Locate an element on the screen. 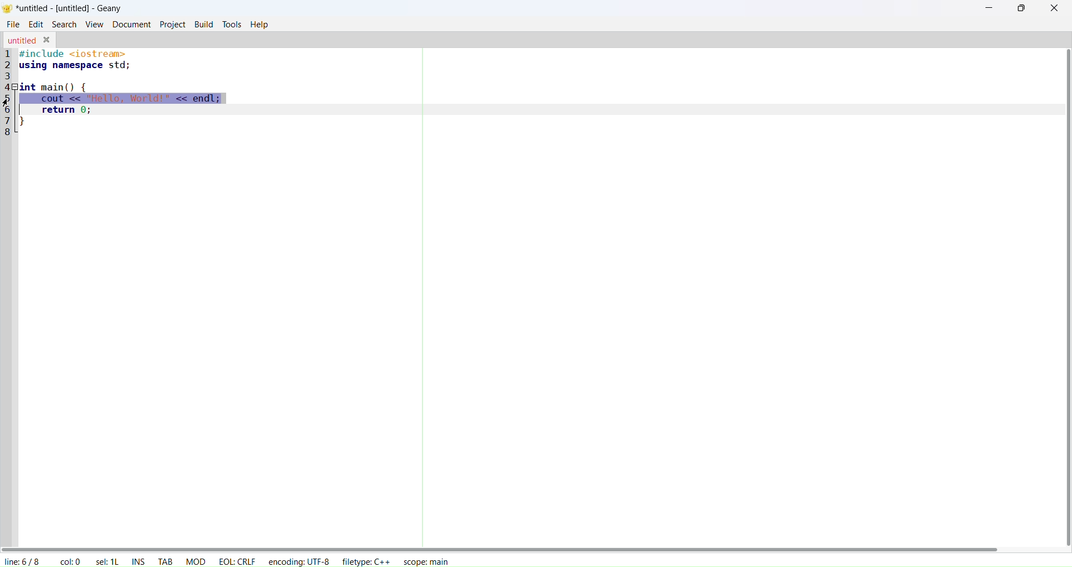 This screenshot has height=567, width=1072. encoding: UTF-8 is located at coordinates (299, 562).